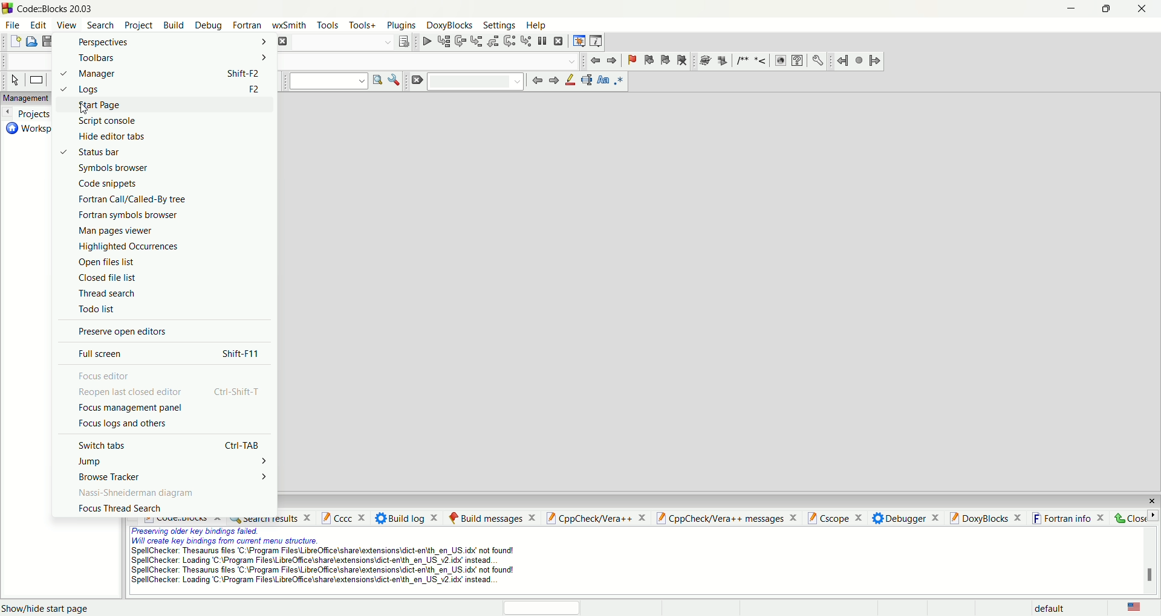 The image size is (1161, 616). Describe the element at coordinates (450, 25) in the screenshot. I see `doxyblocks` at that location.